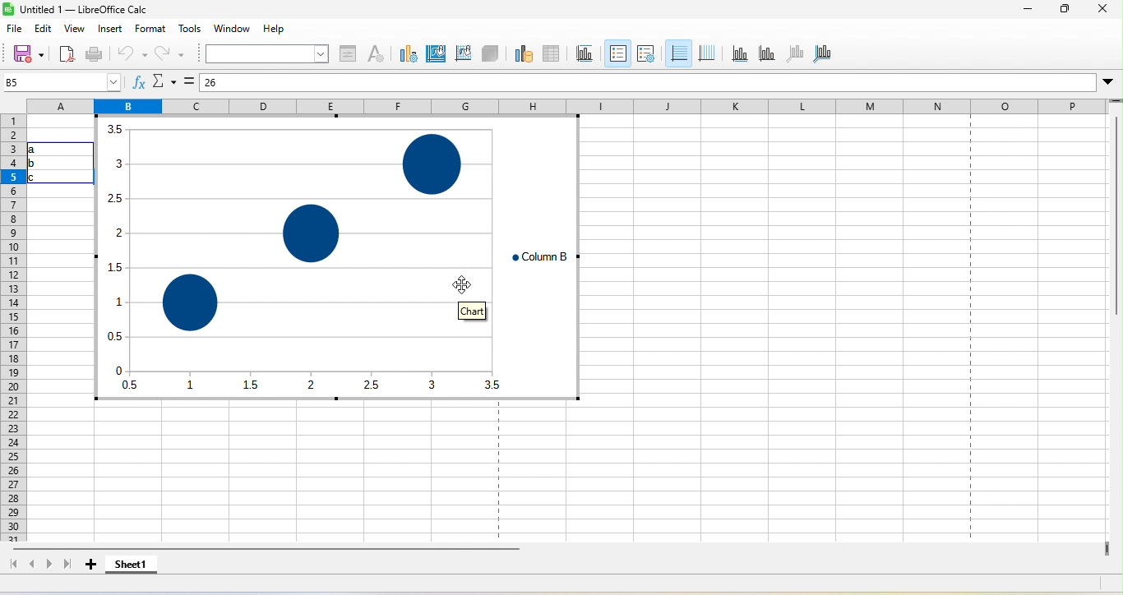 The image size is (1123, 595). I want to click on b, so click(37, 163).